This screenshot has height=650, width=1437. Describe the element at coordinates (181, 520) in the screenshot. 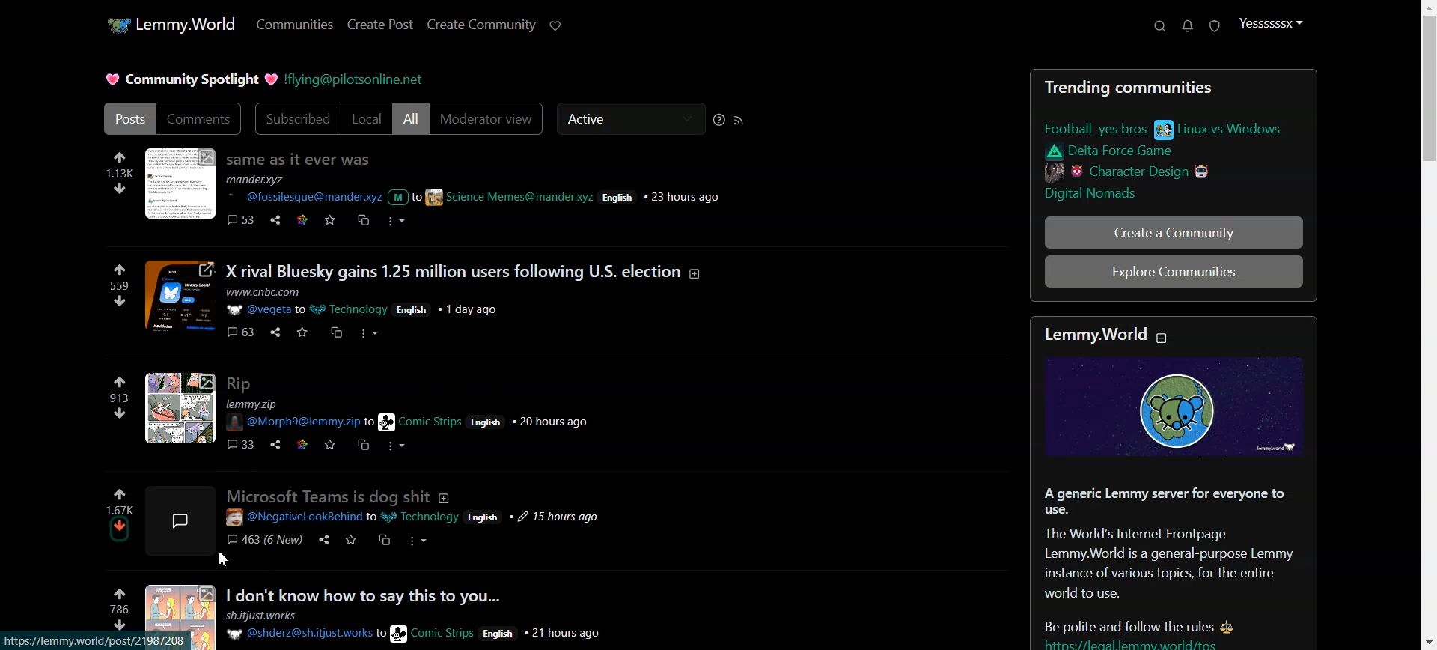

I see `Profile` at that location.